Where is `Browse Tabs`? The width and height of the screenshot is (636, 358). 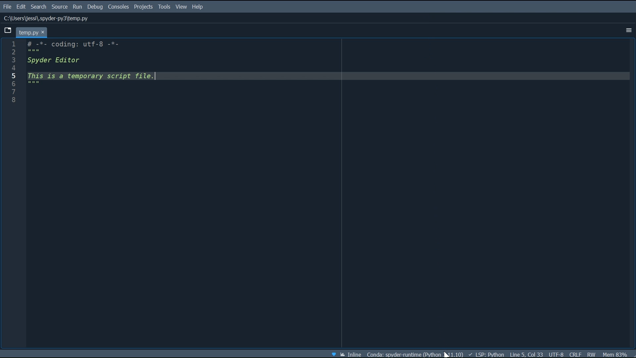 Browse Tabs is located at coordinates (8, 31).